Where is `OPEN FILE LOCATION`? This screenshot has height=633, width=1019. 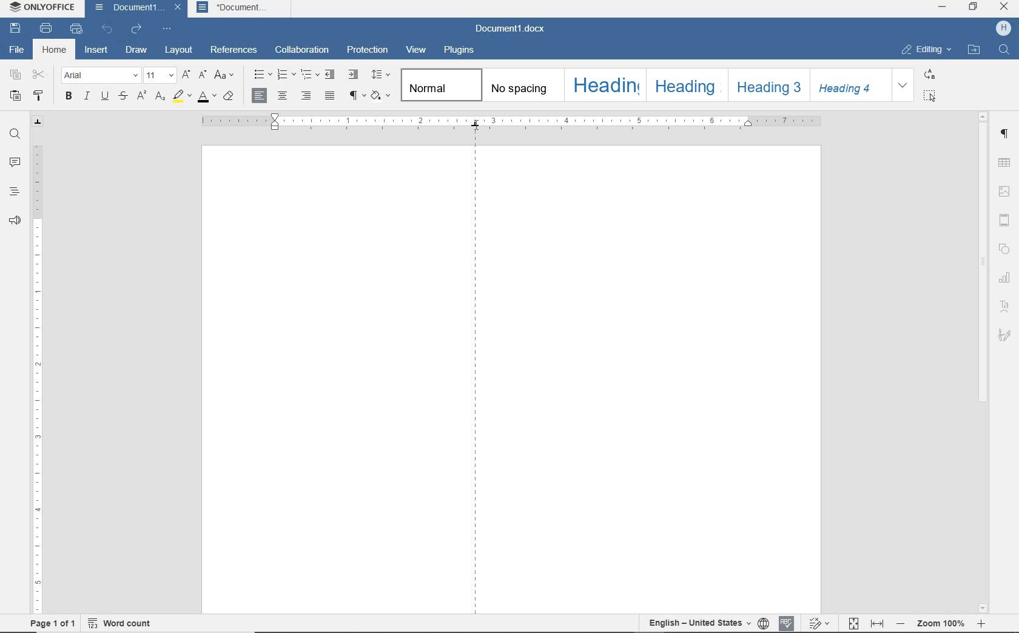
OPEN FILE LOCATION is located at coordinates (974, 49).